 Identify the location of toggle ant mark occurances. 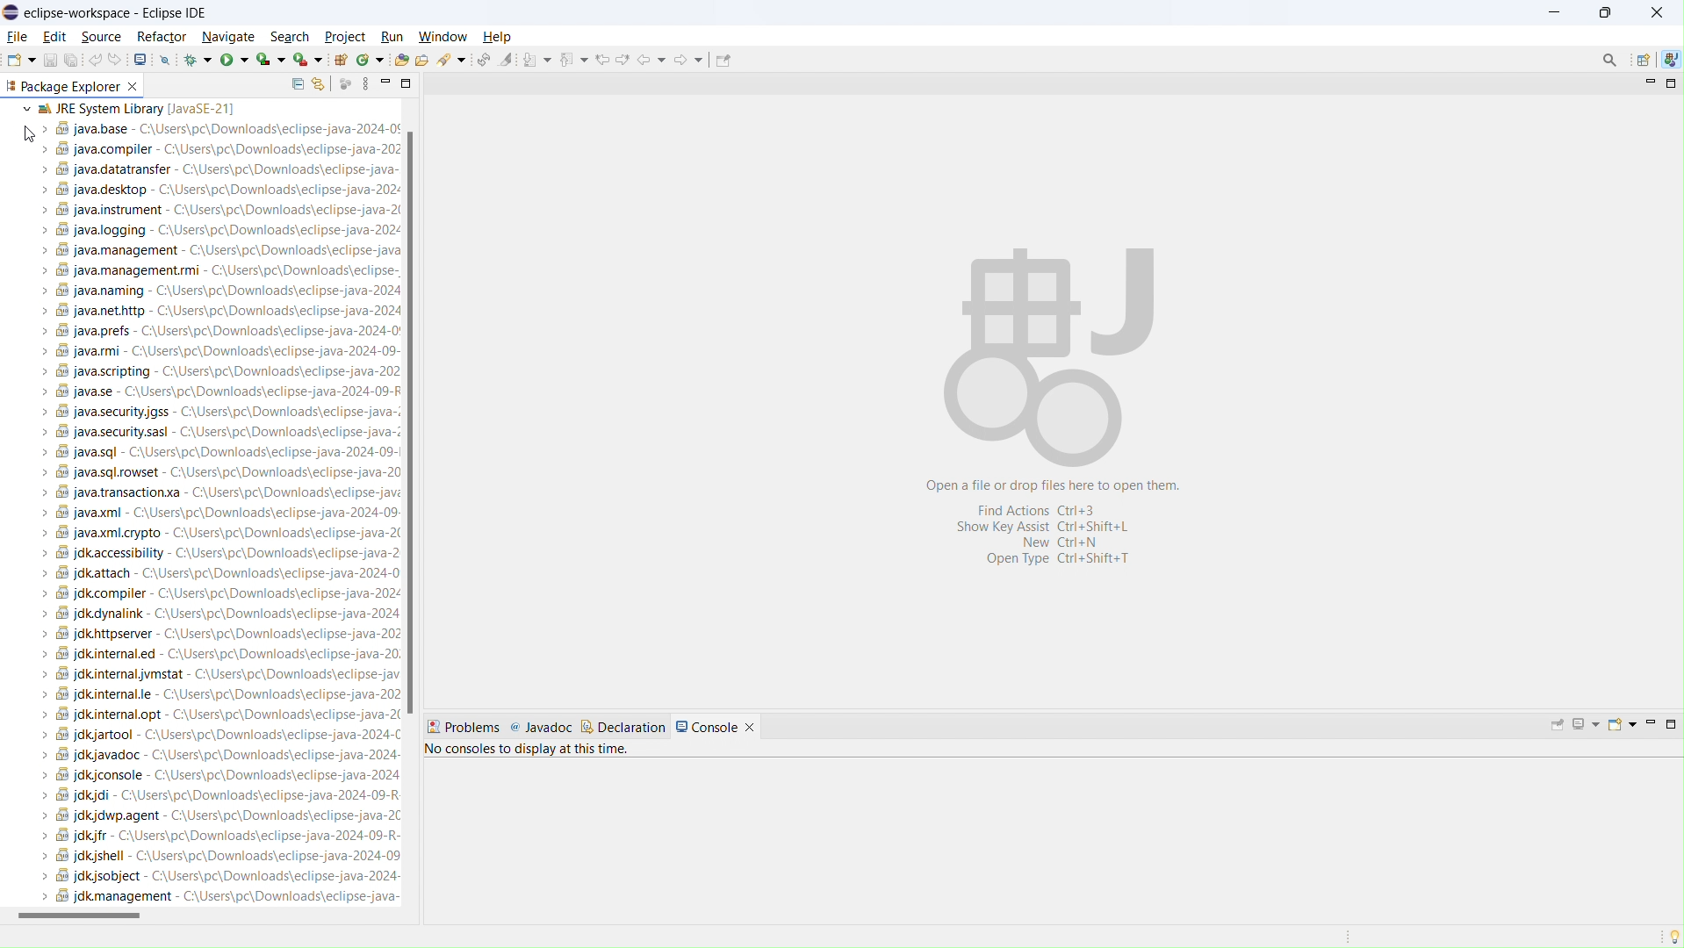
(507, 58).